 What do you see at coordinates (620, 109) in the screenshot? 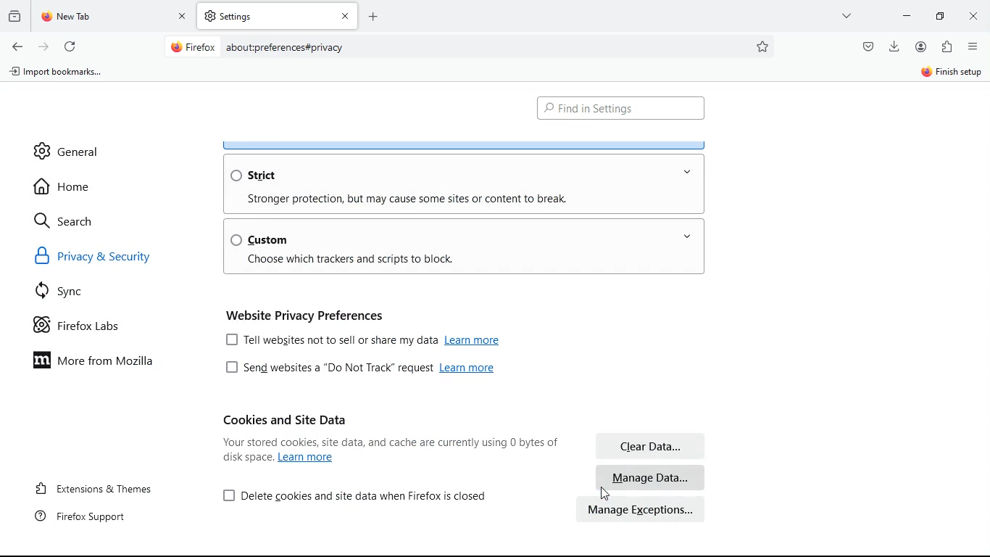
I see `find` at bounding box center [620, 109].